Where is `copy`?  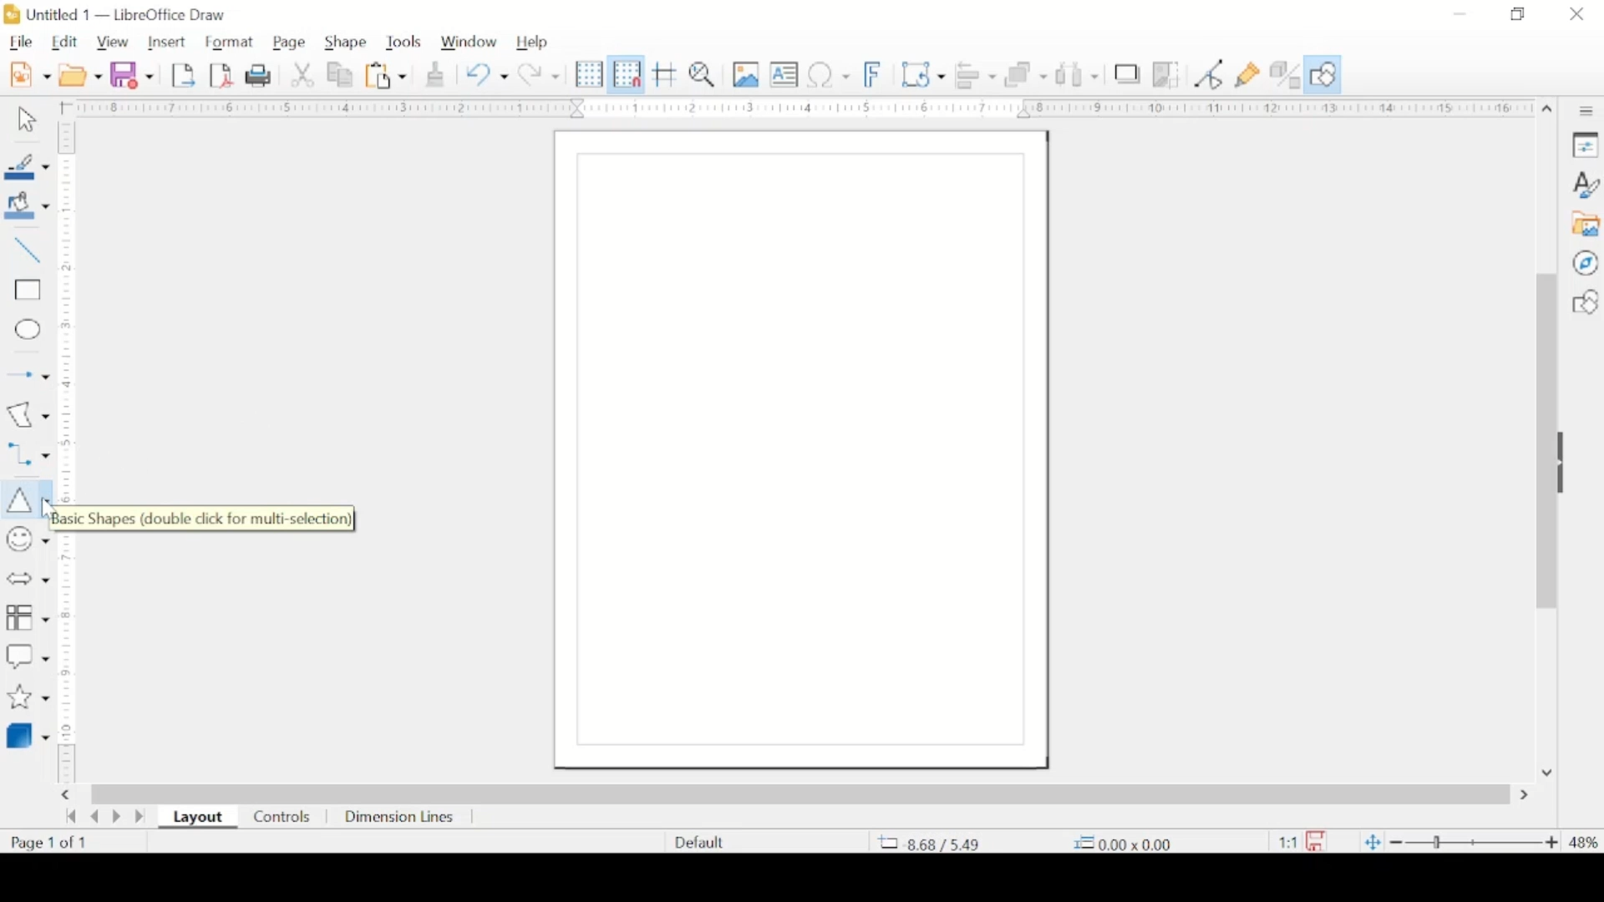 copy is located at coordinates (342, 76).